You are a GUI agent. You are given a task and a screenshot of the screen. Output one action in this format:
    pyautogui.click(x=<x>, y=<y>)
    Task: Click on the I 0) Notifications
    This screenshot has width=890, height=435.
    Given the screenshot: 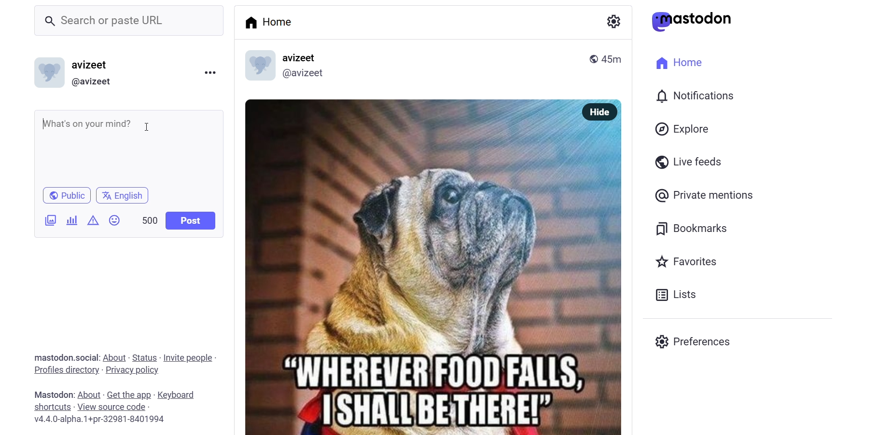 What is the action you would take?
    pyautogui.click(x=704, y=95)
    